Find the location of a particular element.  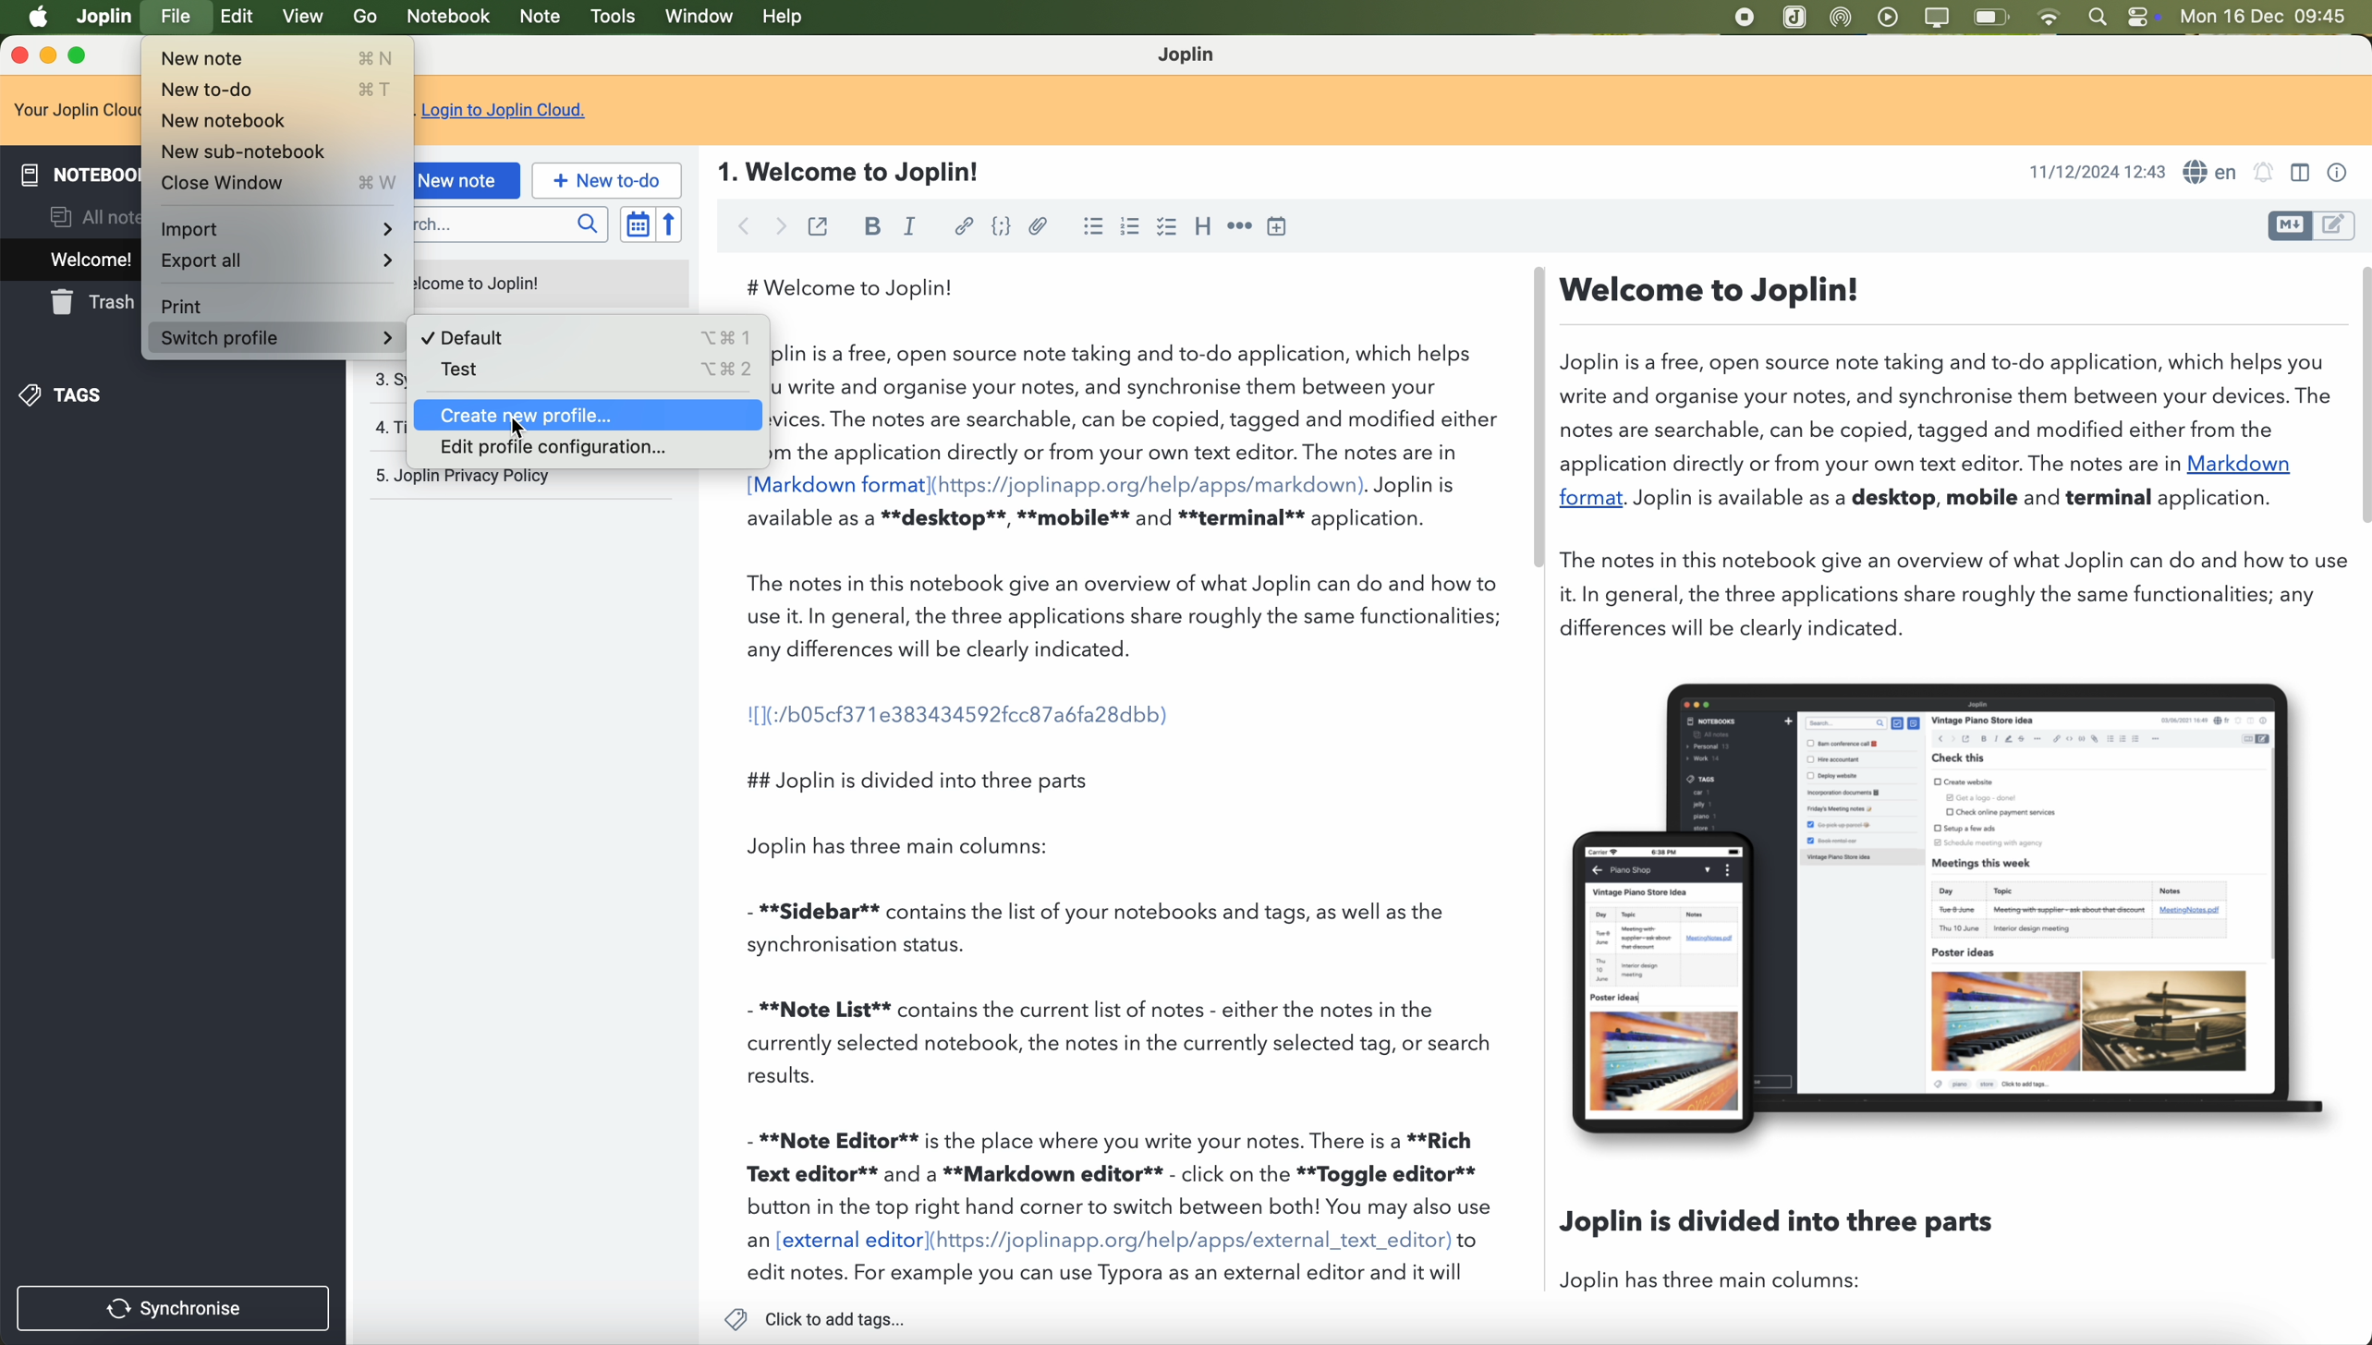

New sub-notebook is located at coordinates (277, 151).